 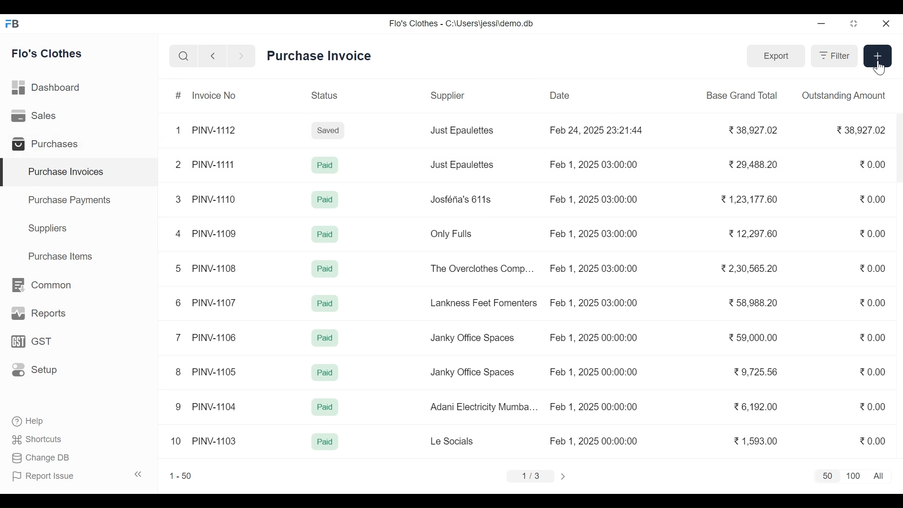 What do you see at coordinates (37, 440) in the screenshot?
I see `Shortcuts` at bounding box center [37, 440].